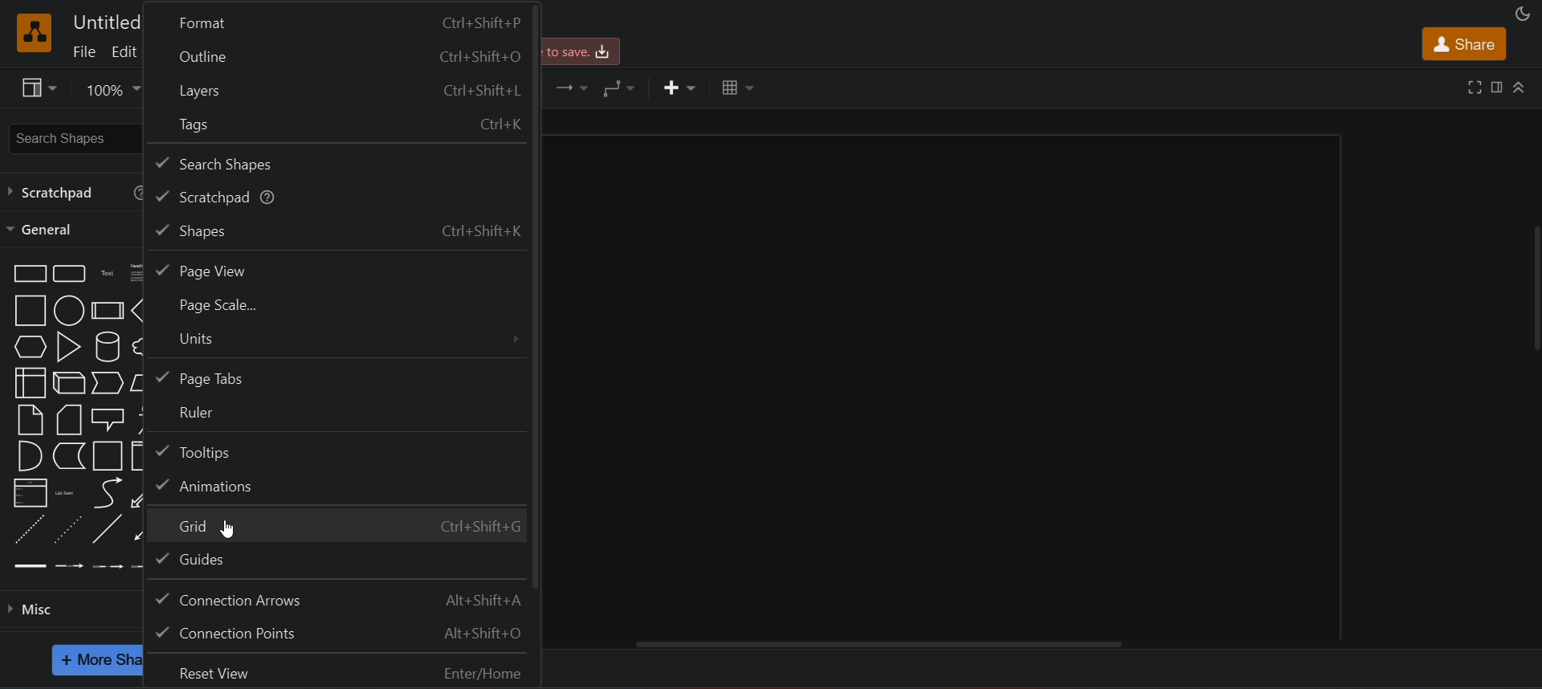  Describe the element at coordinates (342, 637) in the screenshot. I see `connection points` at that location.